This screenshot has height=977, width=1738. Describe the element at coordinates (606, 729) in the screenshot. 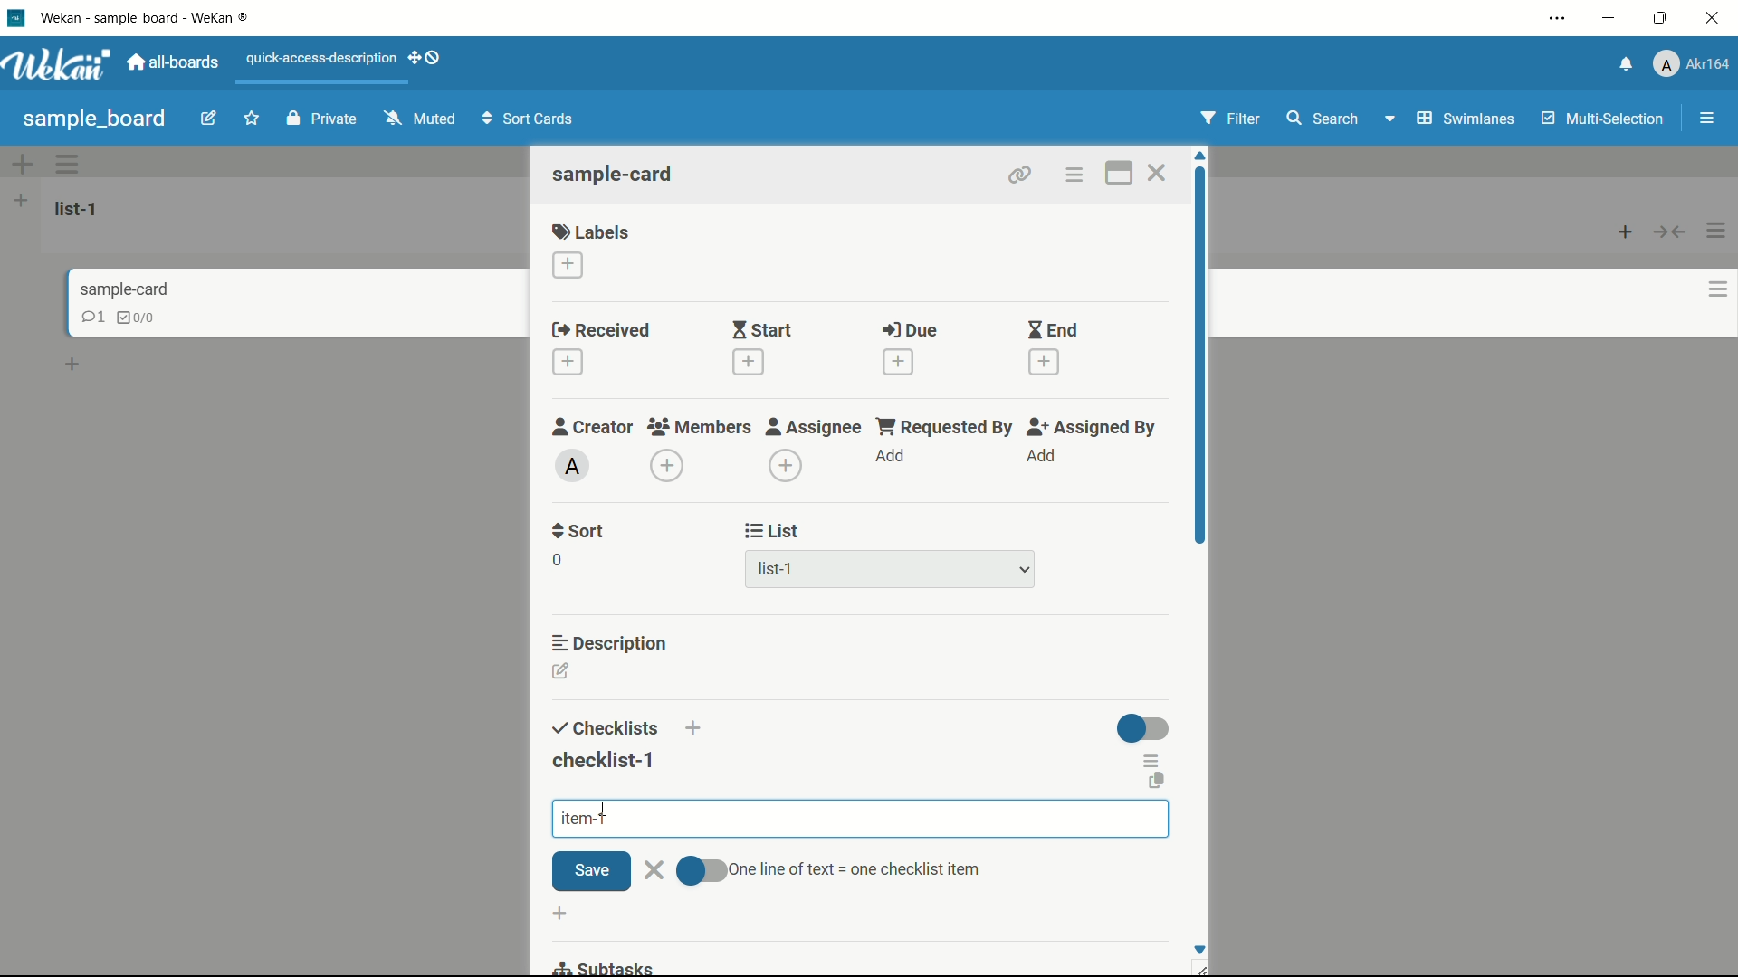

I see `checklists` at that location.